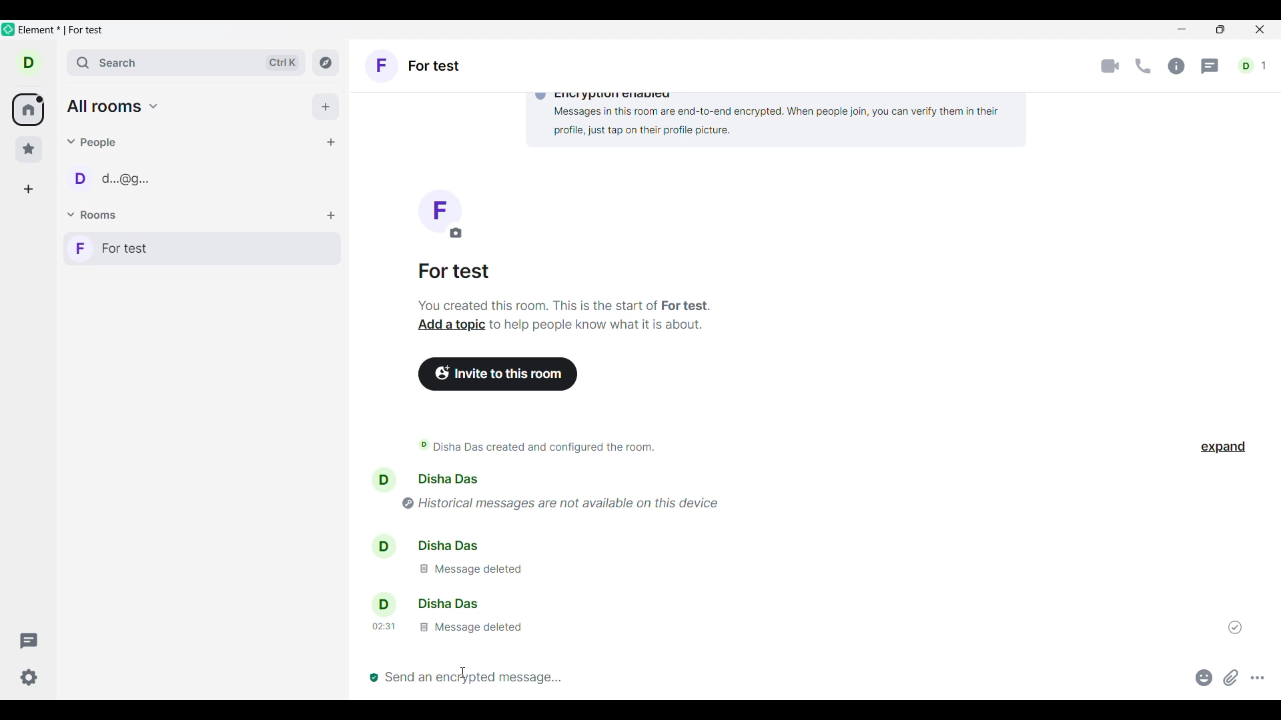 This screenshot has width=1281, height=720. Describe the element at coordinates (29, 677) in the screenshot. I see `Current settings` at that location.